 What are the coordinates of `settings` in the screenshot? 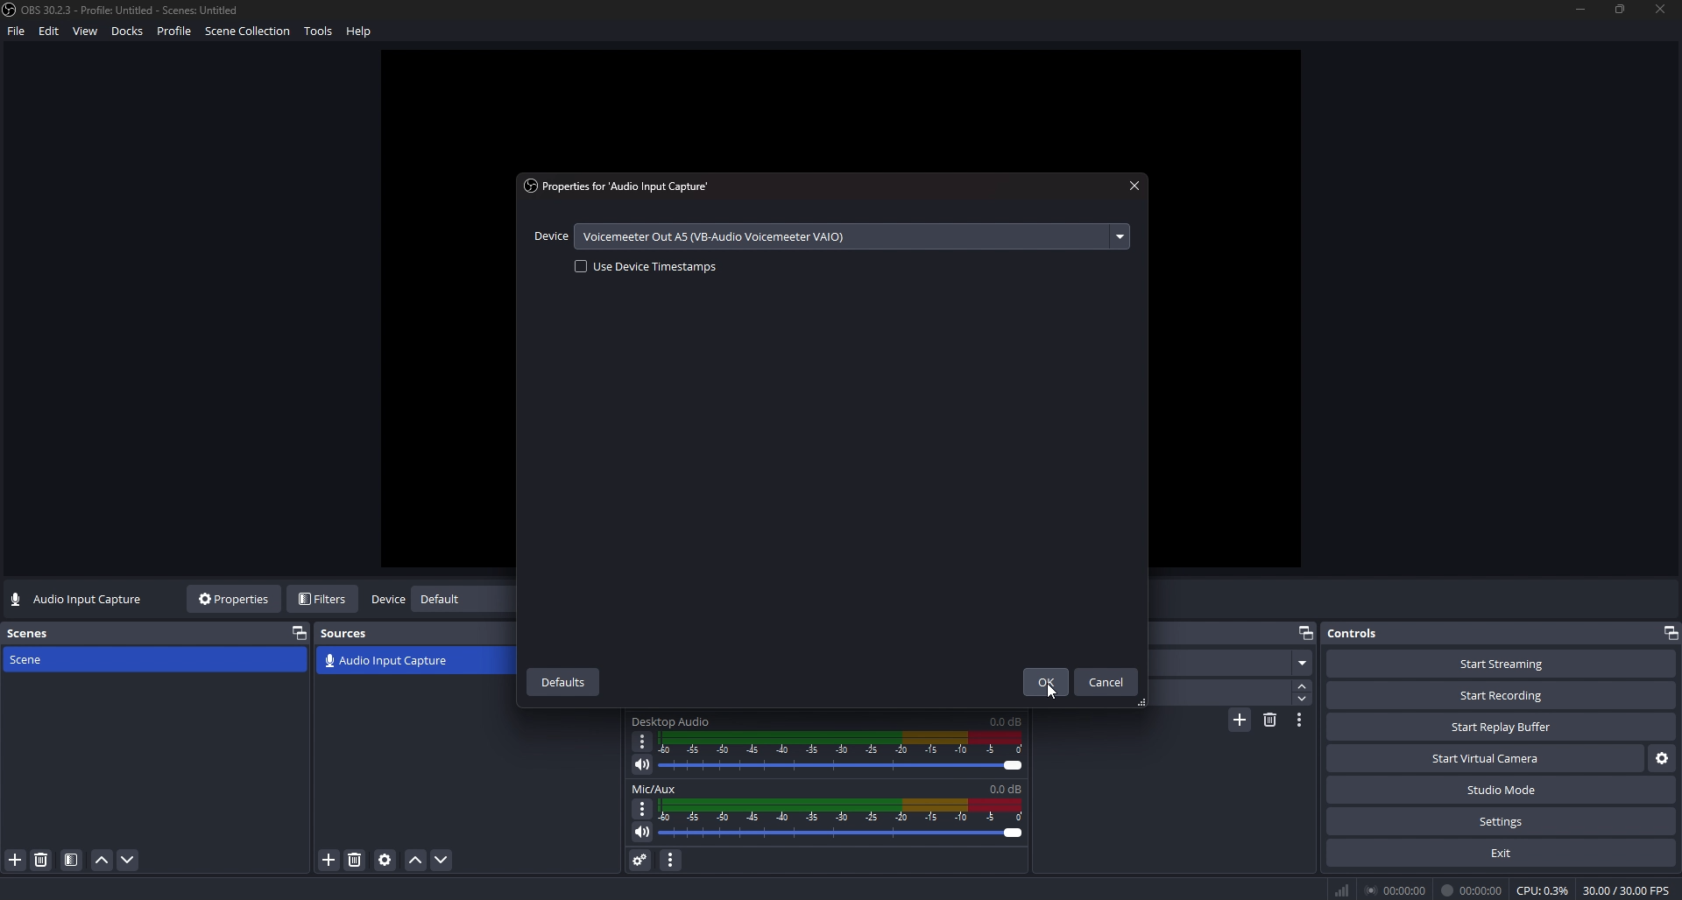 It's located at (1660, 760).